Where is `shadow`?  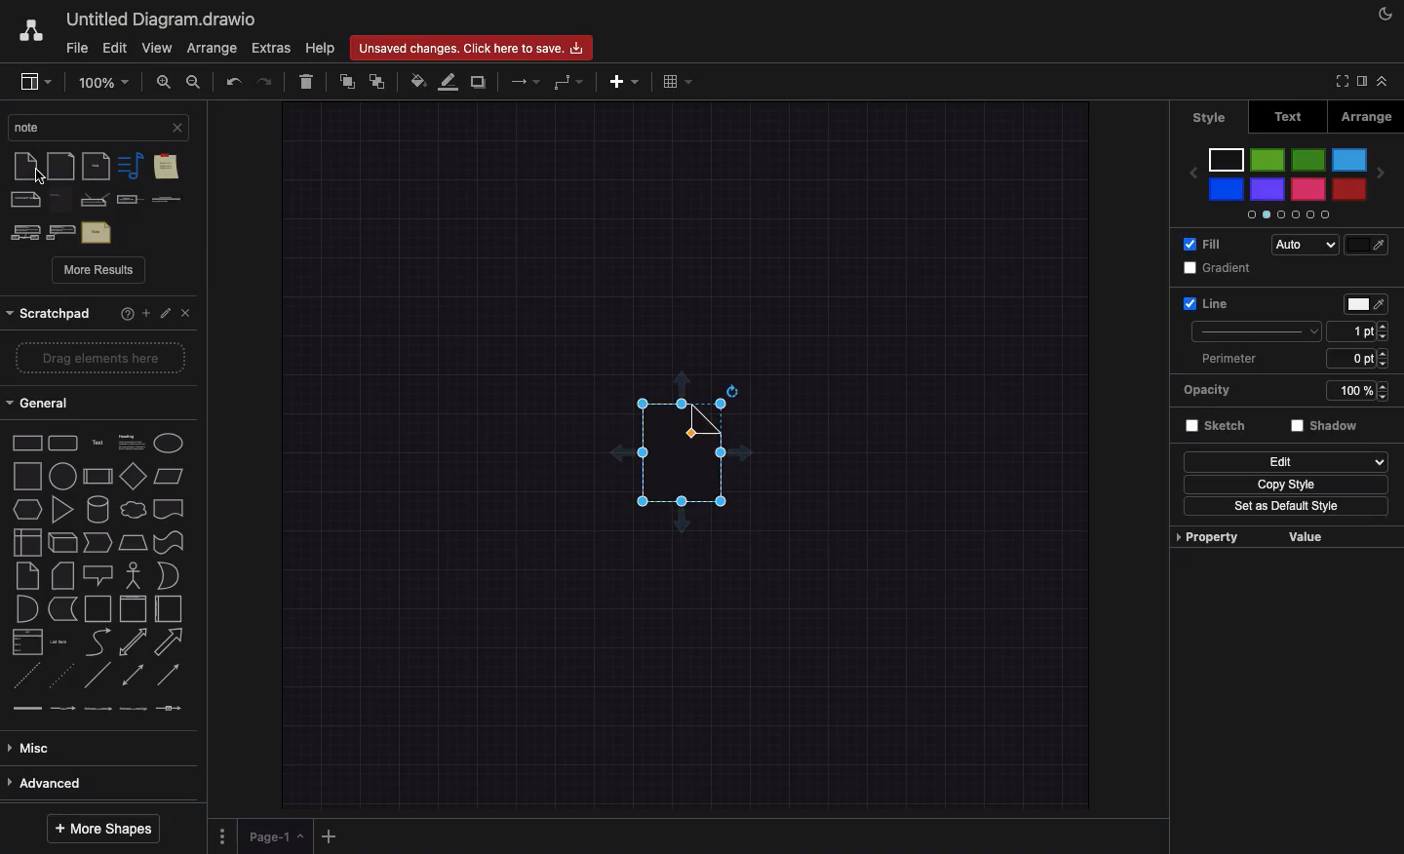
shadow is located at coordinates (1327, 429).